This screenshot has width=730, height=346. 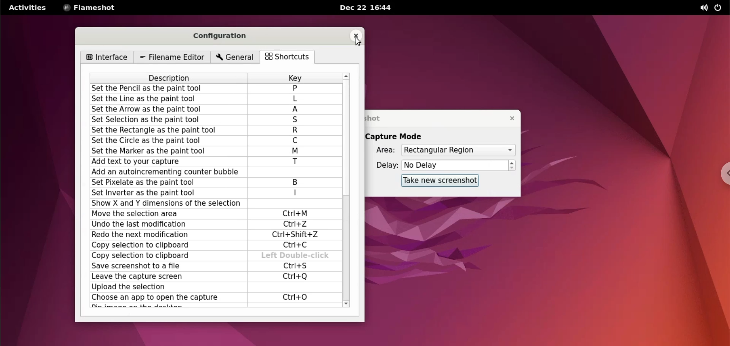 I want to click on set selection as paint tool, so click(x=168, y=121).